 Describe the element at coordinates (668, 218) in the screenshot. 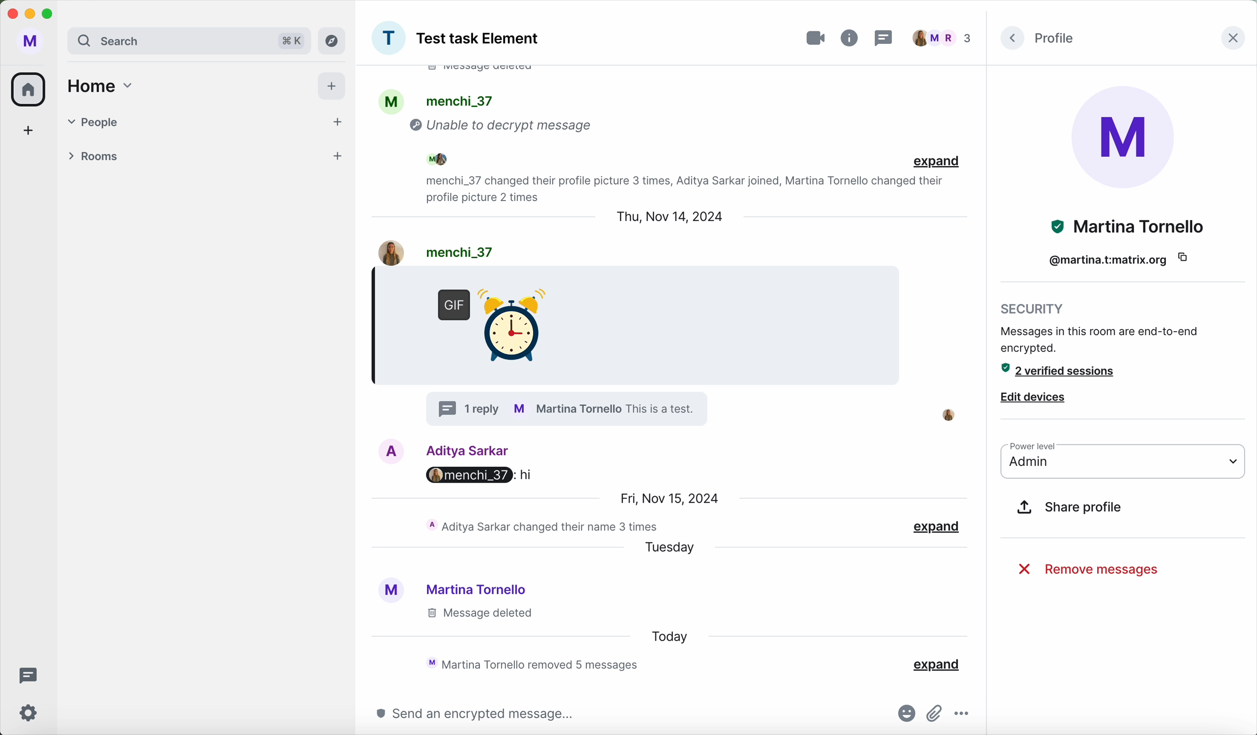

I see `date` at that location.